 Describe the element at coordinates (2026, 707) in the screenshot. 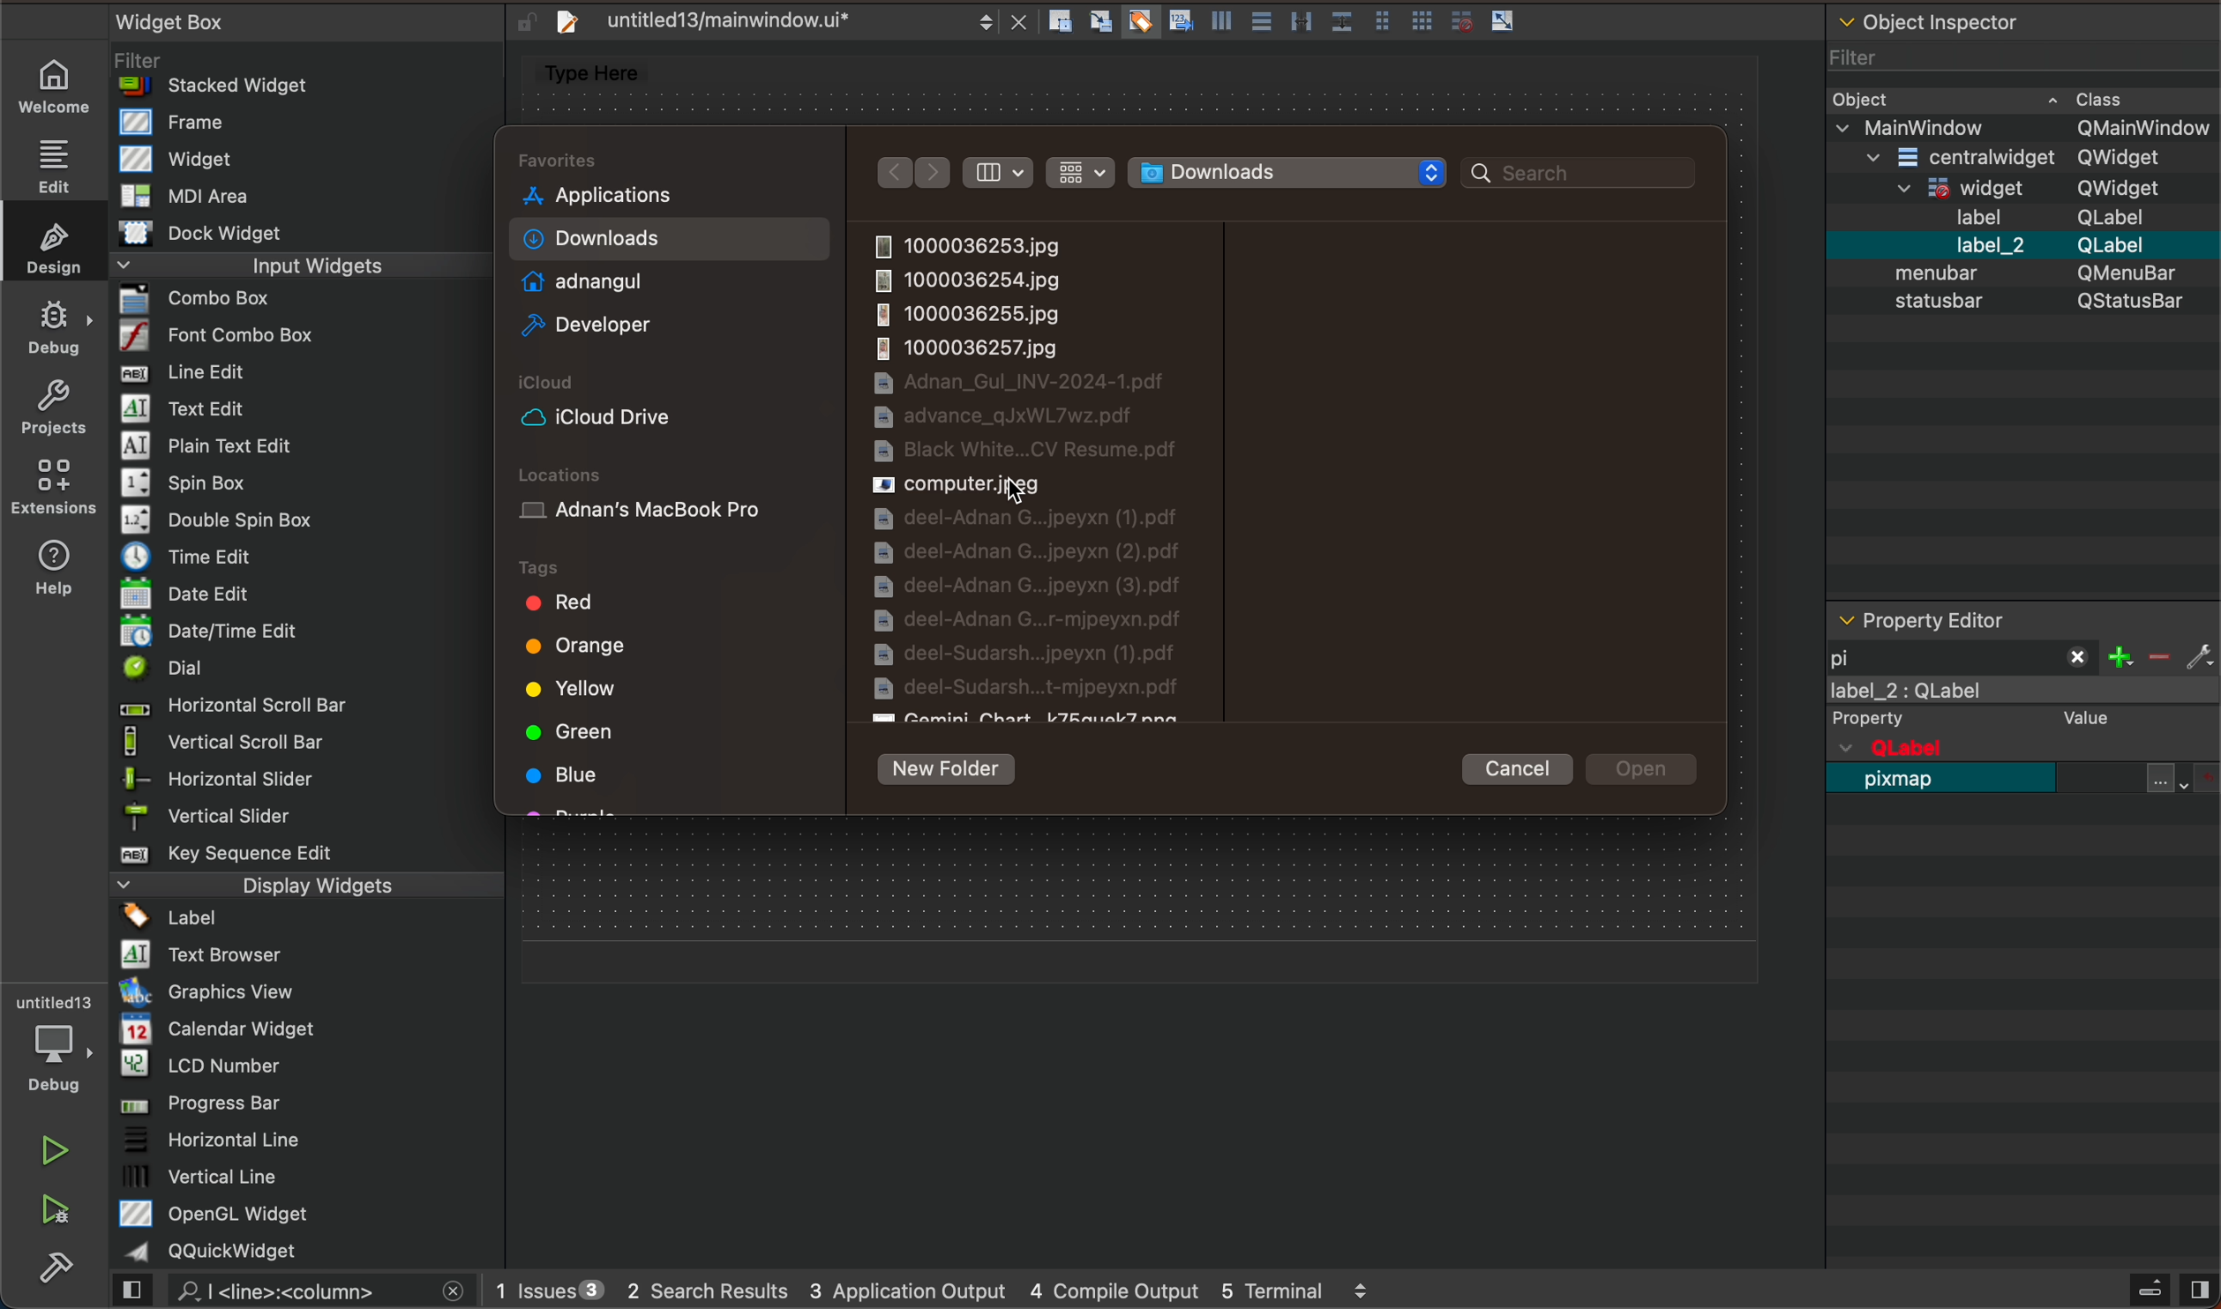

I see `label` at that location.